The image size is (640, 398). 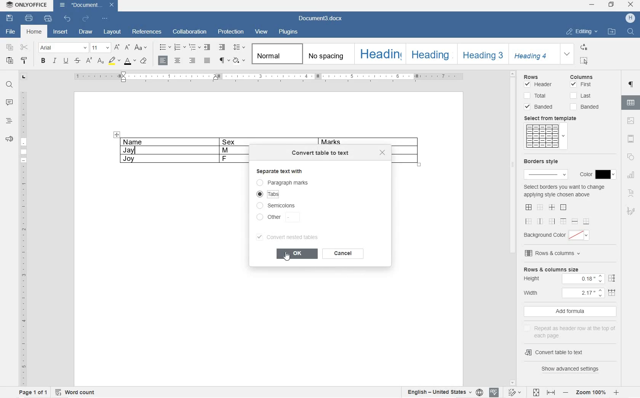 I want to click on HP, so click(x=631, y=18).